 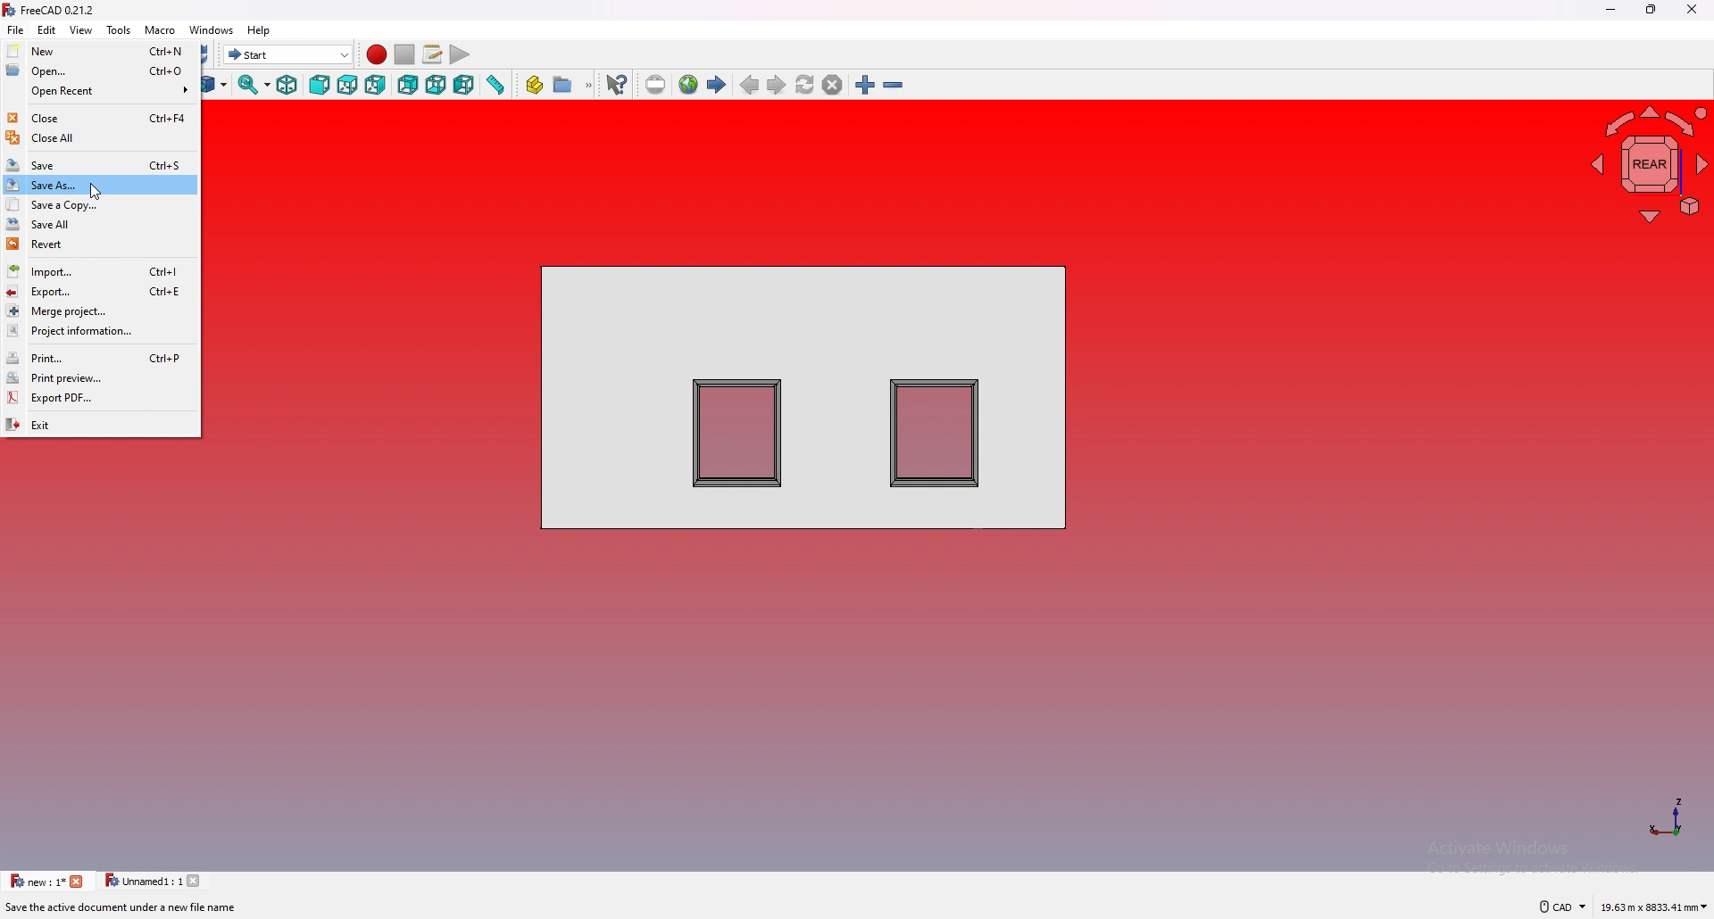 I want to click on export pdf, so click(x=100, y=399).